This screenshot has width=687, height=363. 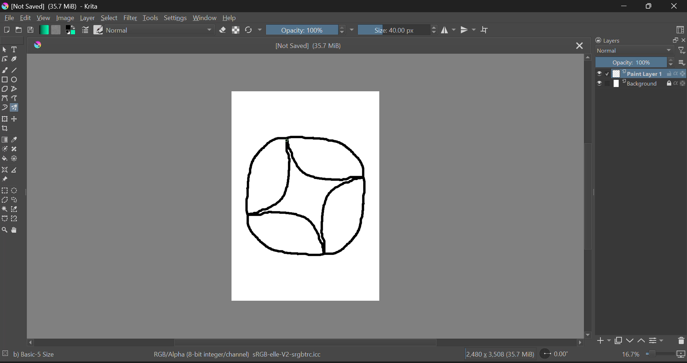 What do you see at coordinates (633, 51) in the screenshot?
I see `Normal` at bounding box center [633, 51].